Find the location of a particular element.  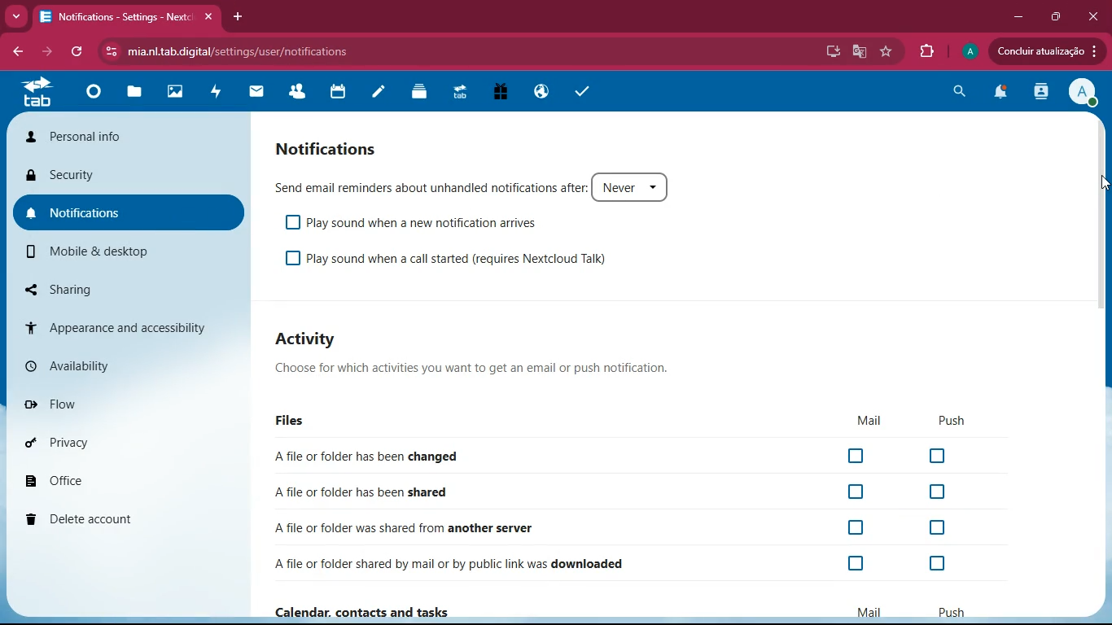

off is located at coordinates (860, 524).